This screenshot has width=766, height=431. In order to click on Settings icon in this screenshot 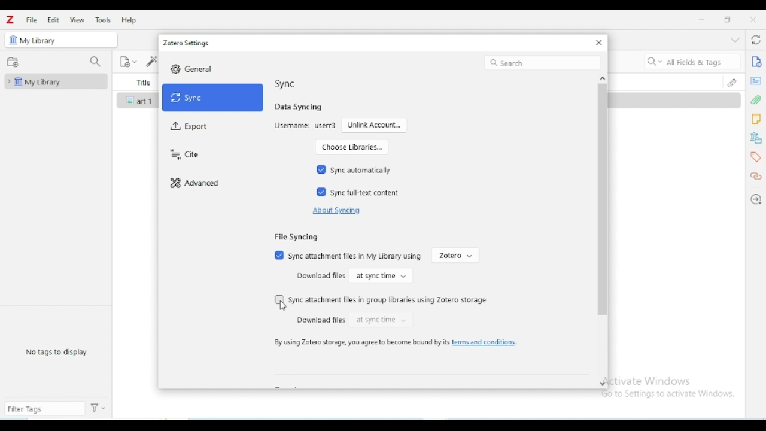, I will do `click(175, 69)`.